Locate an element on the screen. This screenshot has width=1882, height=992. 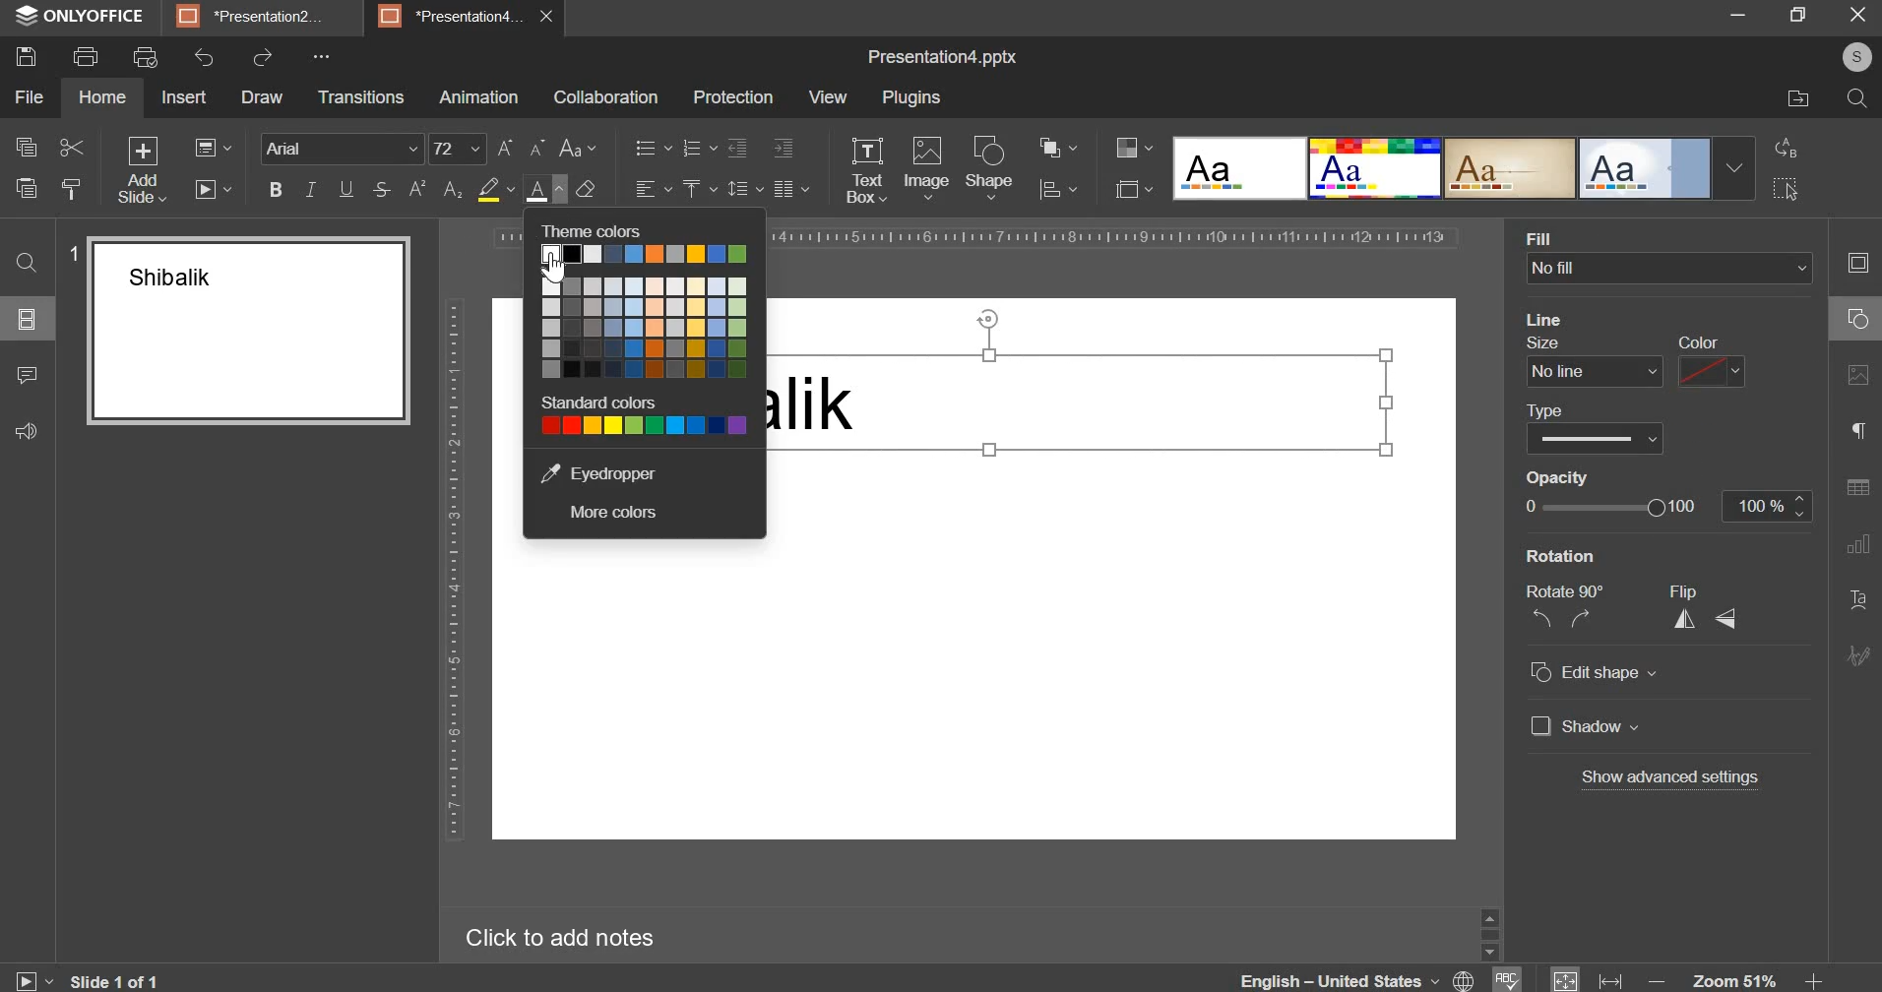
horizontal is located at coordinates (1732, 622).